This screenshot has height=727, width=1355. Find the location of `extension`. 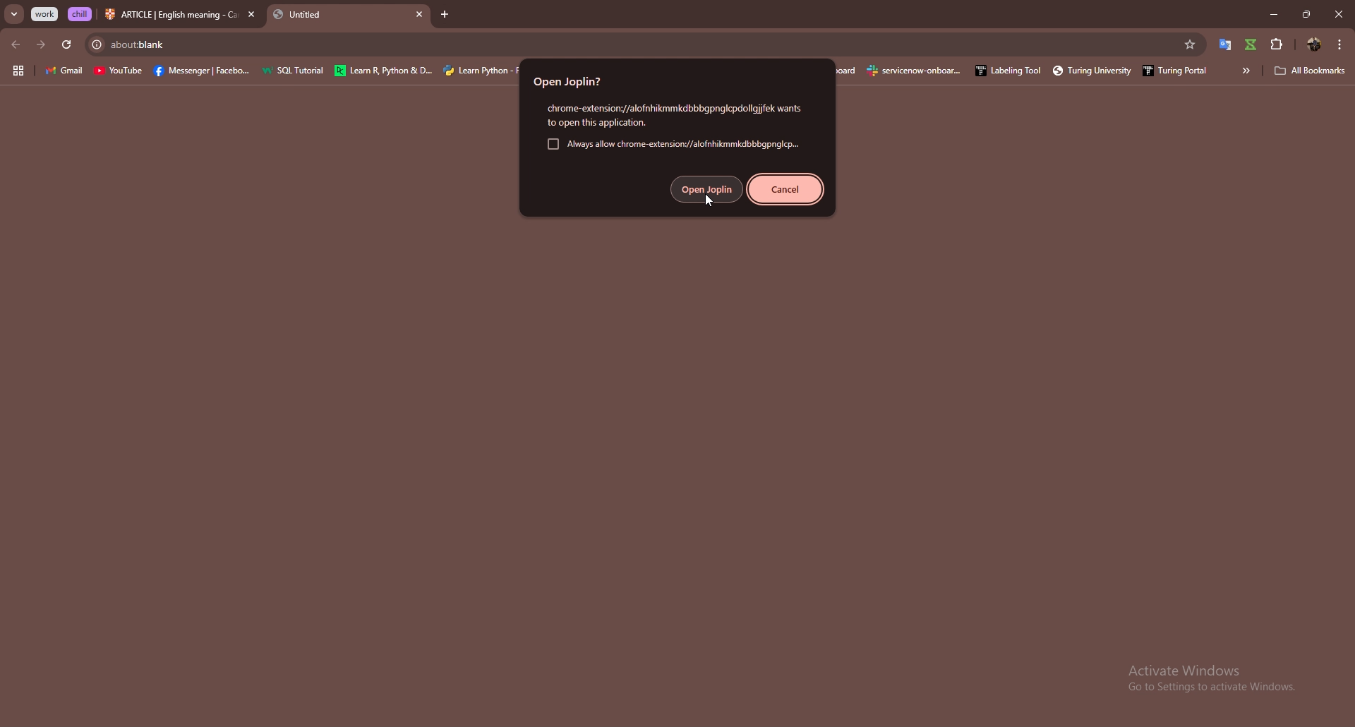

extension is located at coordinates (1251, 44).